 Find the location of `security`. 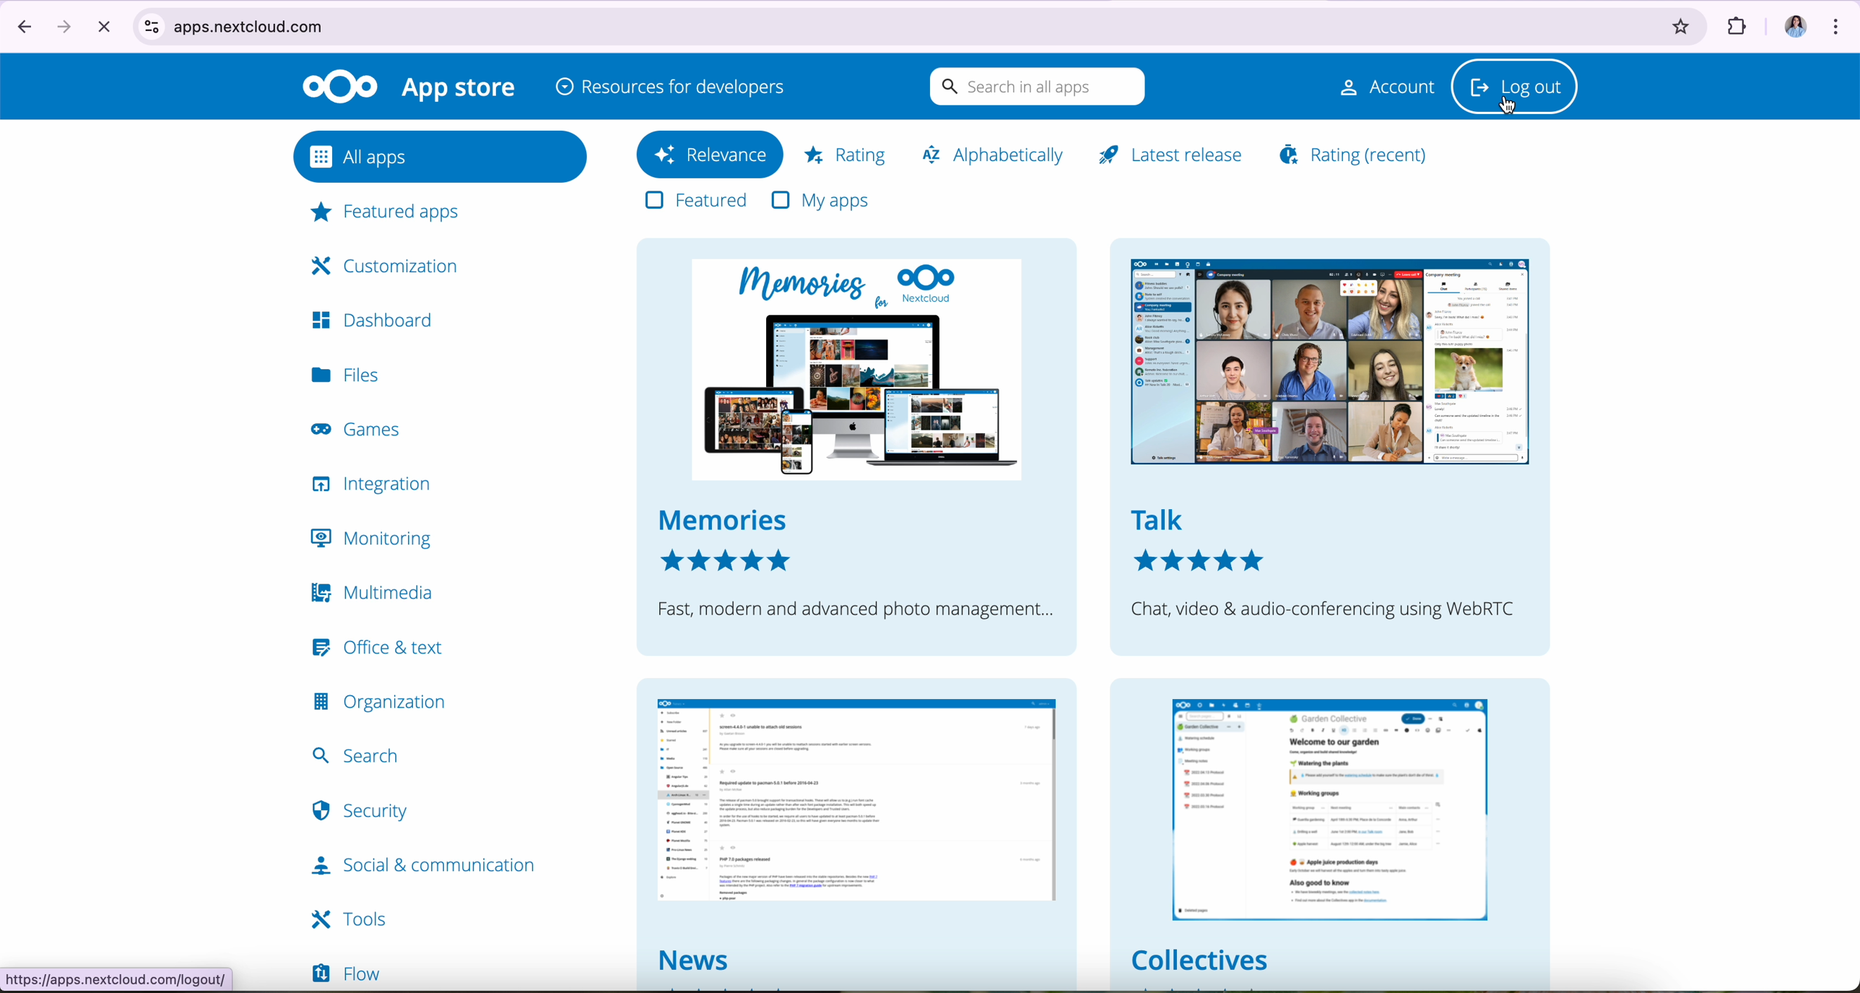

security is located at coordinates (359, 808).